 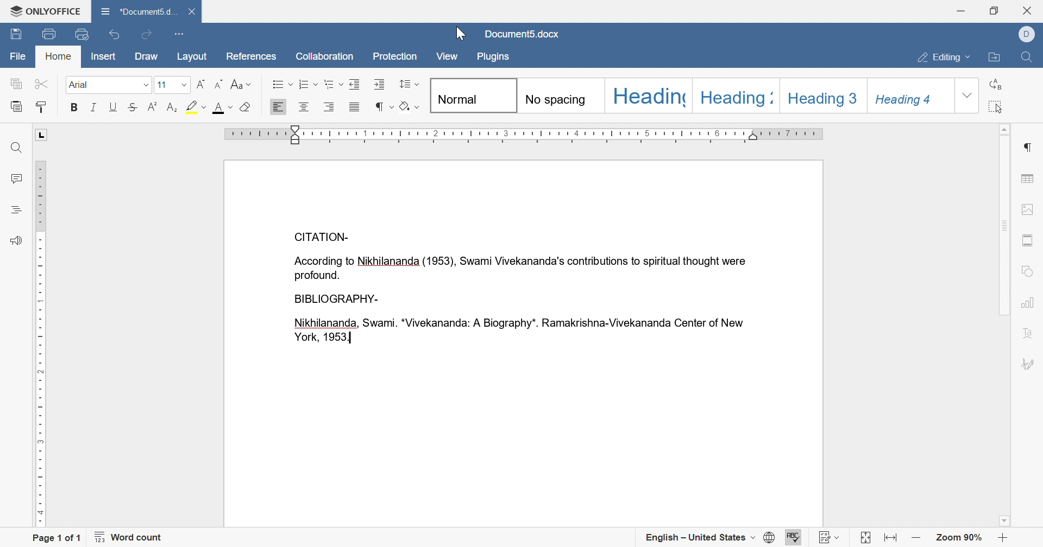 What do you see at coordinates (941, 58) in the screenshot?
I see `editing` at bounding box center [941, 58].